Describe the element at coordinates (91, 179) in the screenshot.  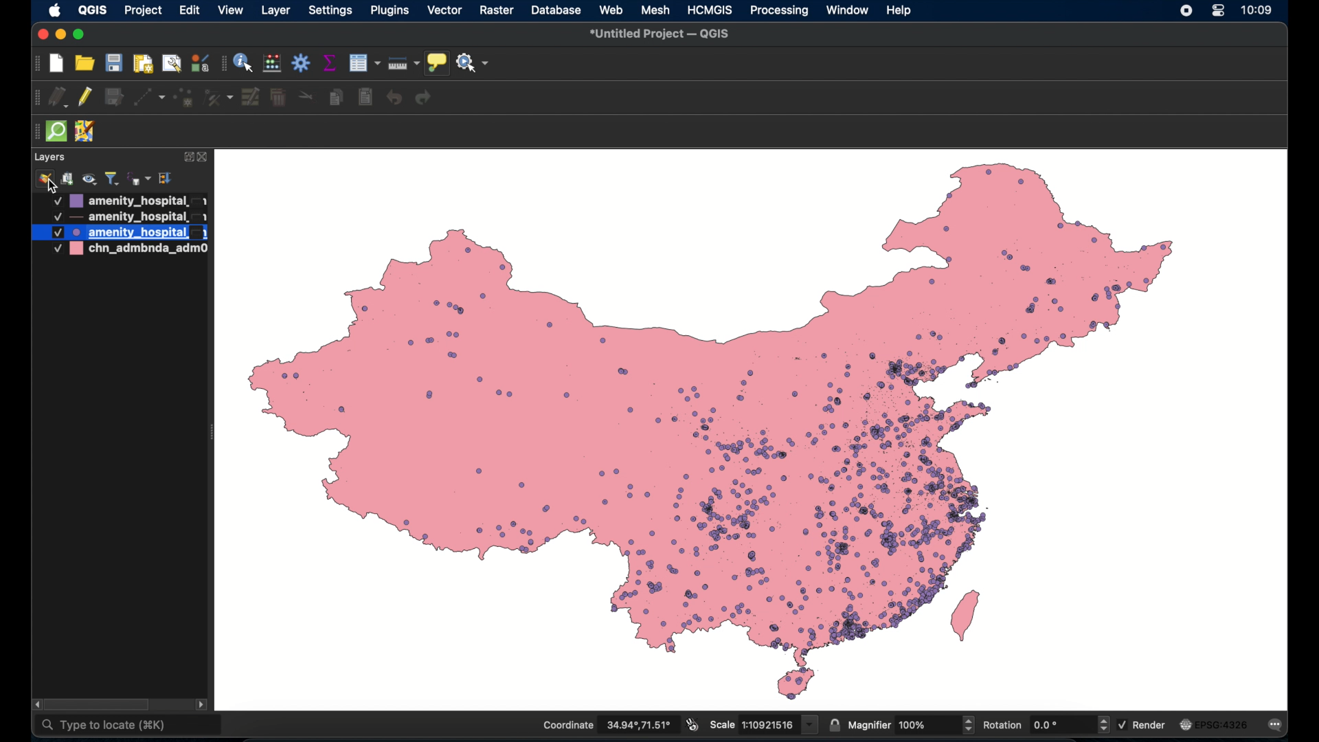
I see `manage map theme` at that location.